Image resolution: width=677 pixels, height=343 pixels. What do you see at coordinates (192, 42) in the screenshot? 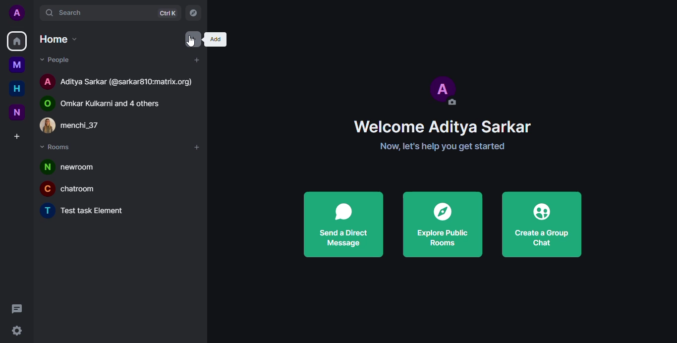
I see `cursor` at bounding box center [192, 42].